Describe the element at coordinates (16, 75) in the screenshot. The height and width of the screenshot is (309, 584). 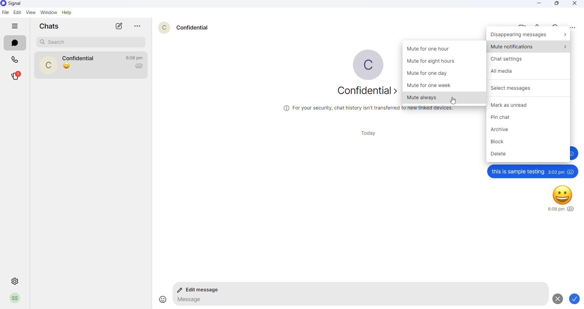
I see `stories` at that location.